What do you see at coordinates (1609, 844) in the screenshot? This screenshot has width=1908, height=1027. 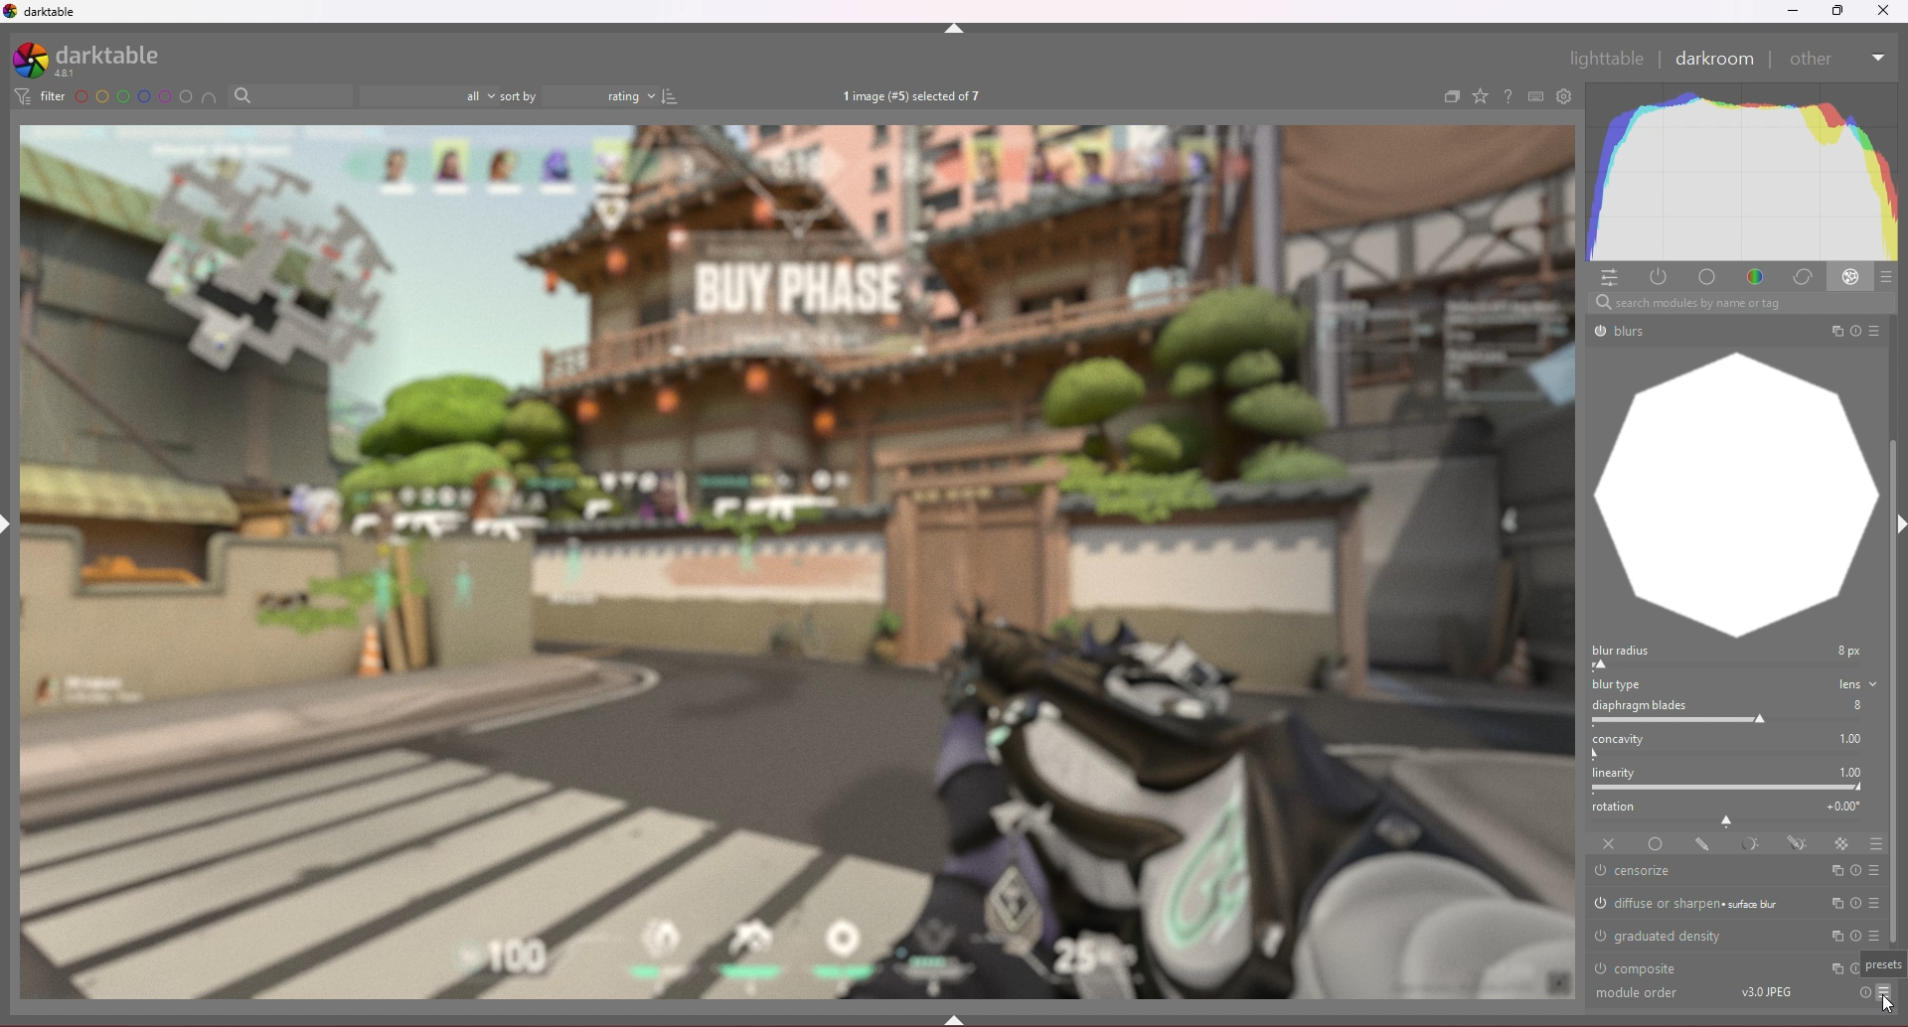 I see `off` at bounding box center [1609, 844].